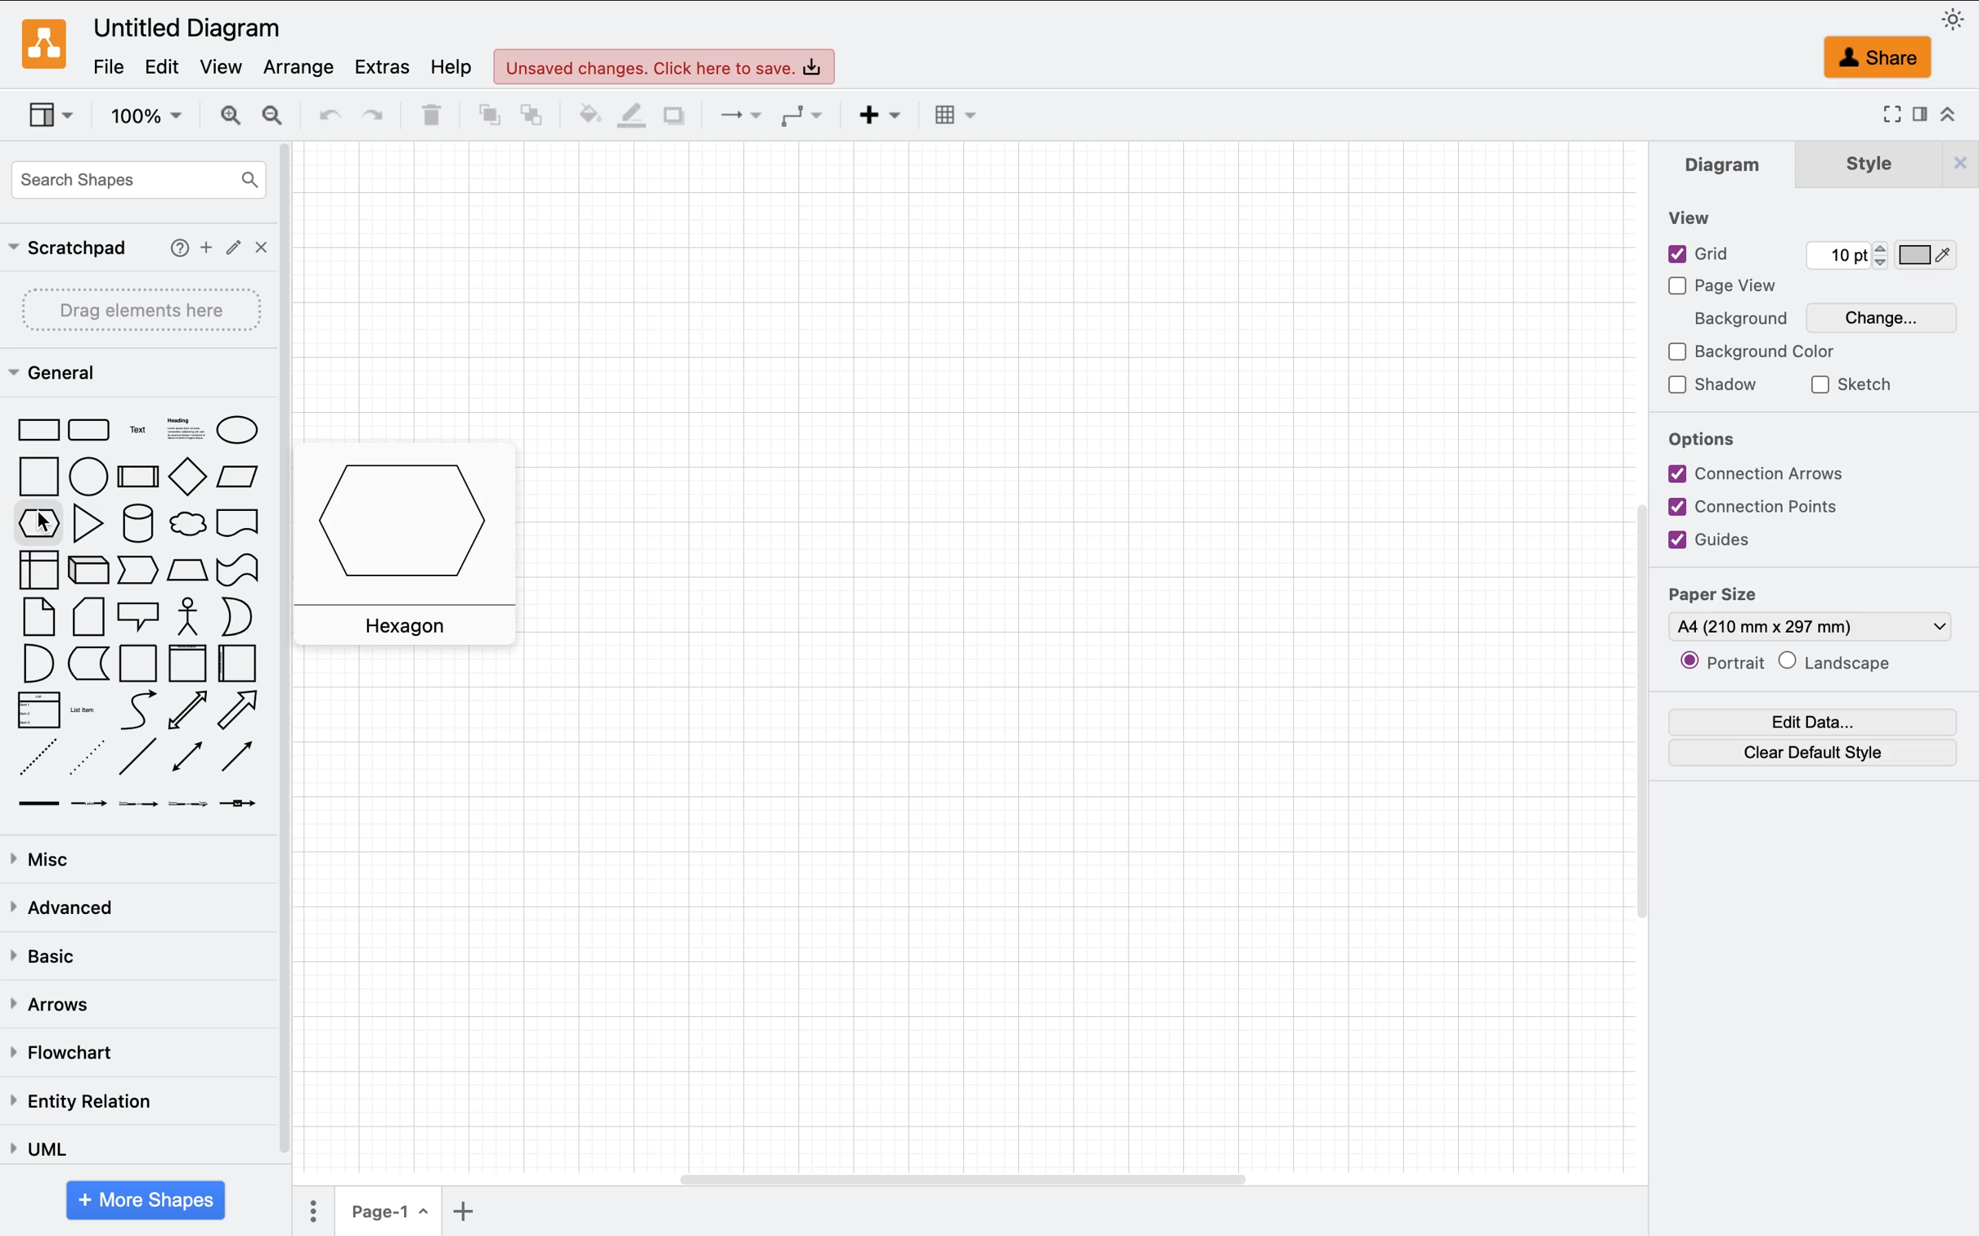 The width and height of the screenshot is (1979, 1236). What do you see at coordinates (577, 114) in the screenshot?
I see `fill color` at bounding box center [577, 114].